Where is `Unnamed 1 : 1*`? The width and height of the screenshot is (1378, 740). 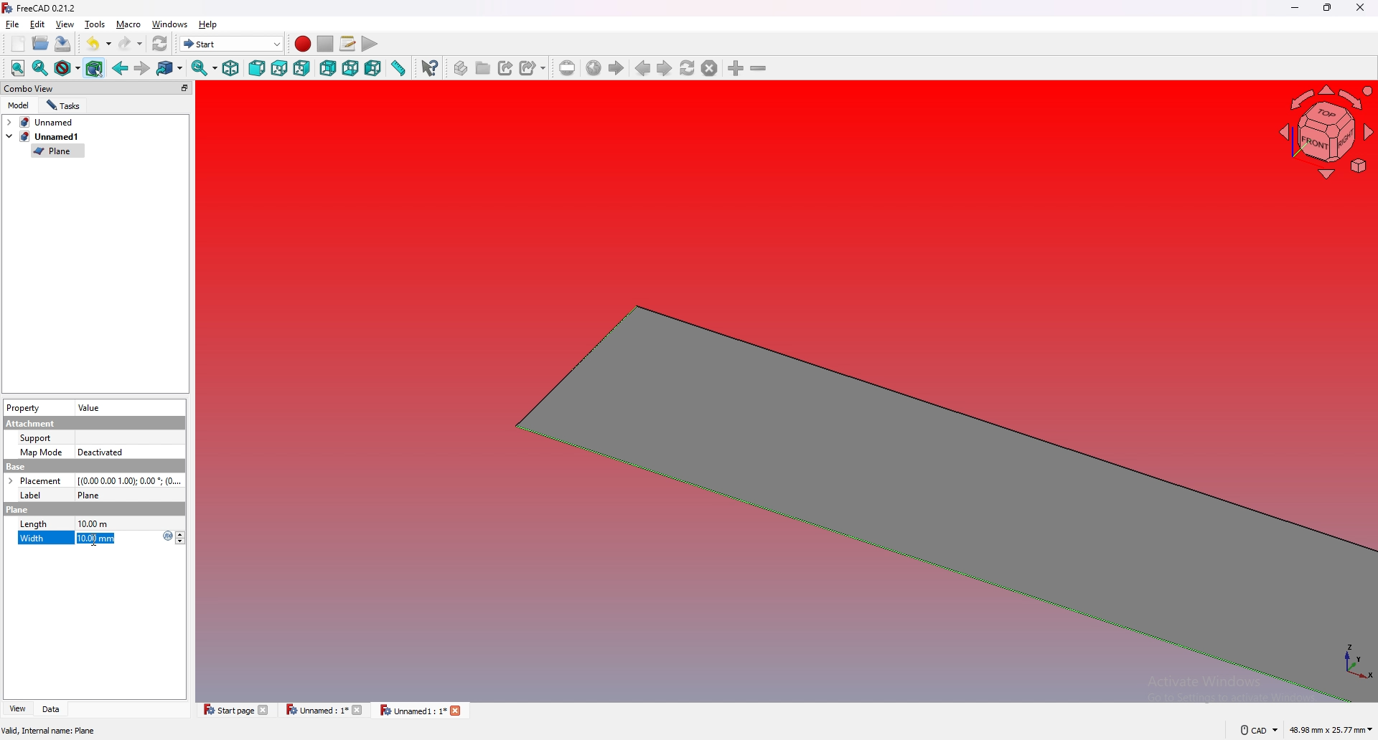 Unnamed 1 : 1* is located at coordinates (421, 711).